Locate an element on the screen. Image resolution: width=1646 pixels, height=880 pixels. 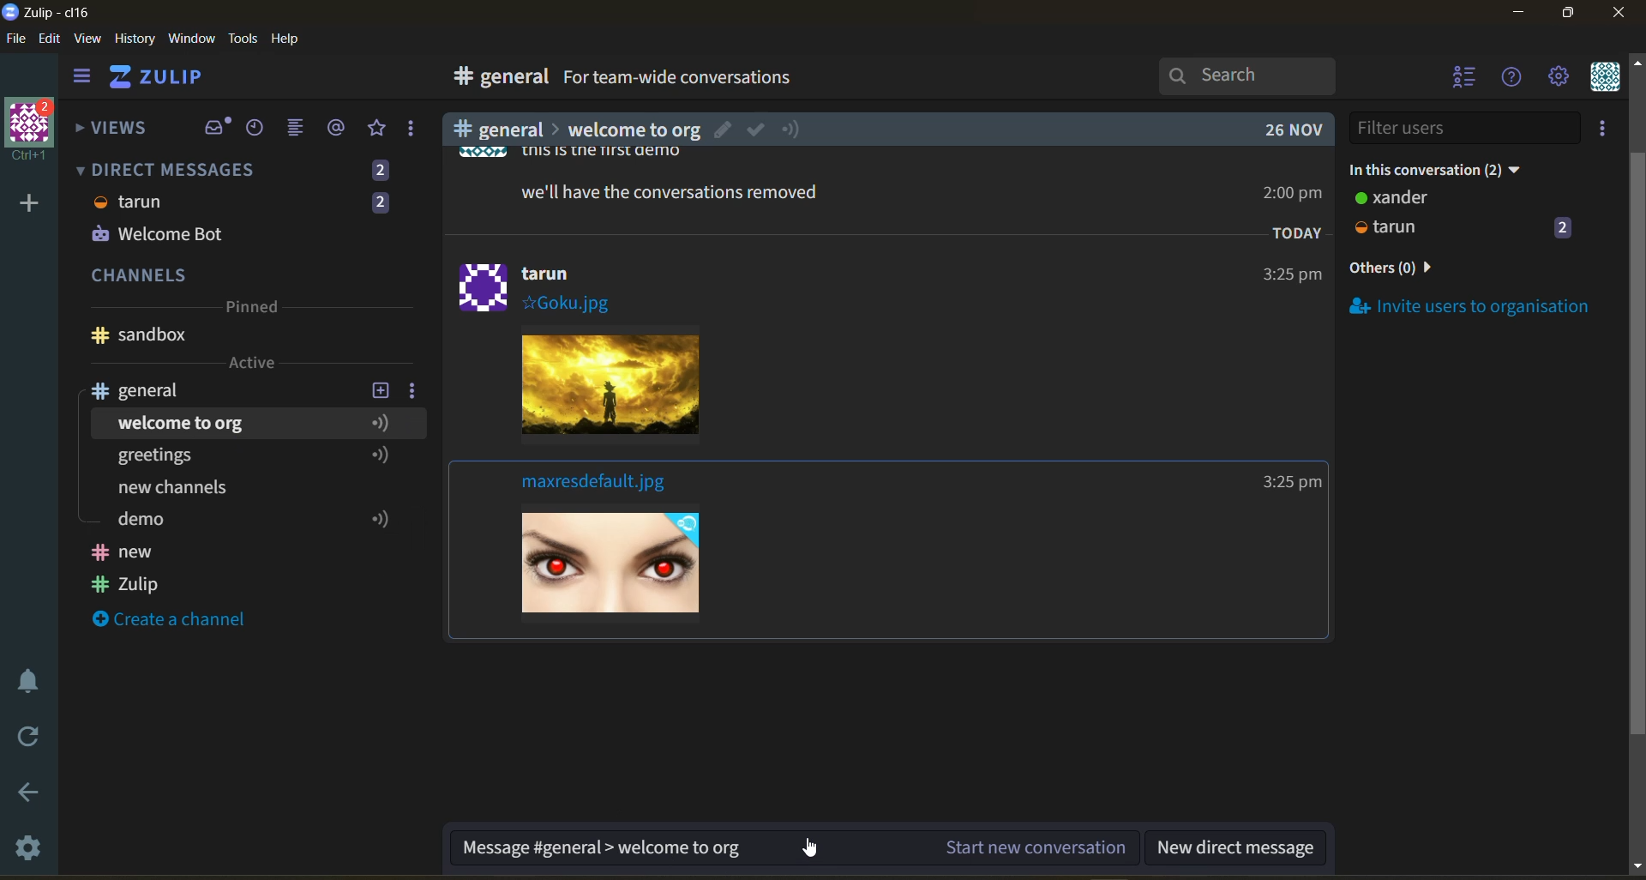
history is located at coordinates (135, 42).